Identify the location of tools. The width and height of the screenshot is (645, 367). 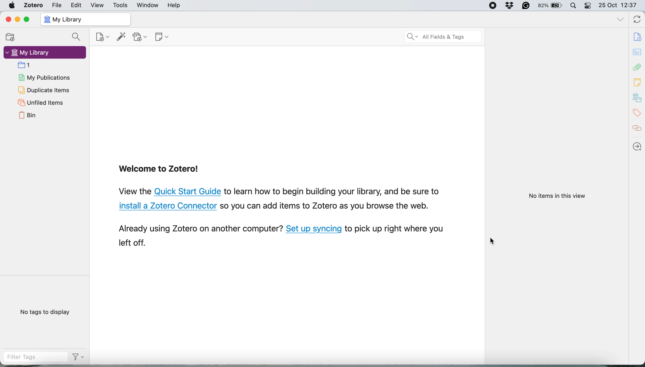
(121, 5).